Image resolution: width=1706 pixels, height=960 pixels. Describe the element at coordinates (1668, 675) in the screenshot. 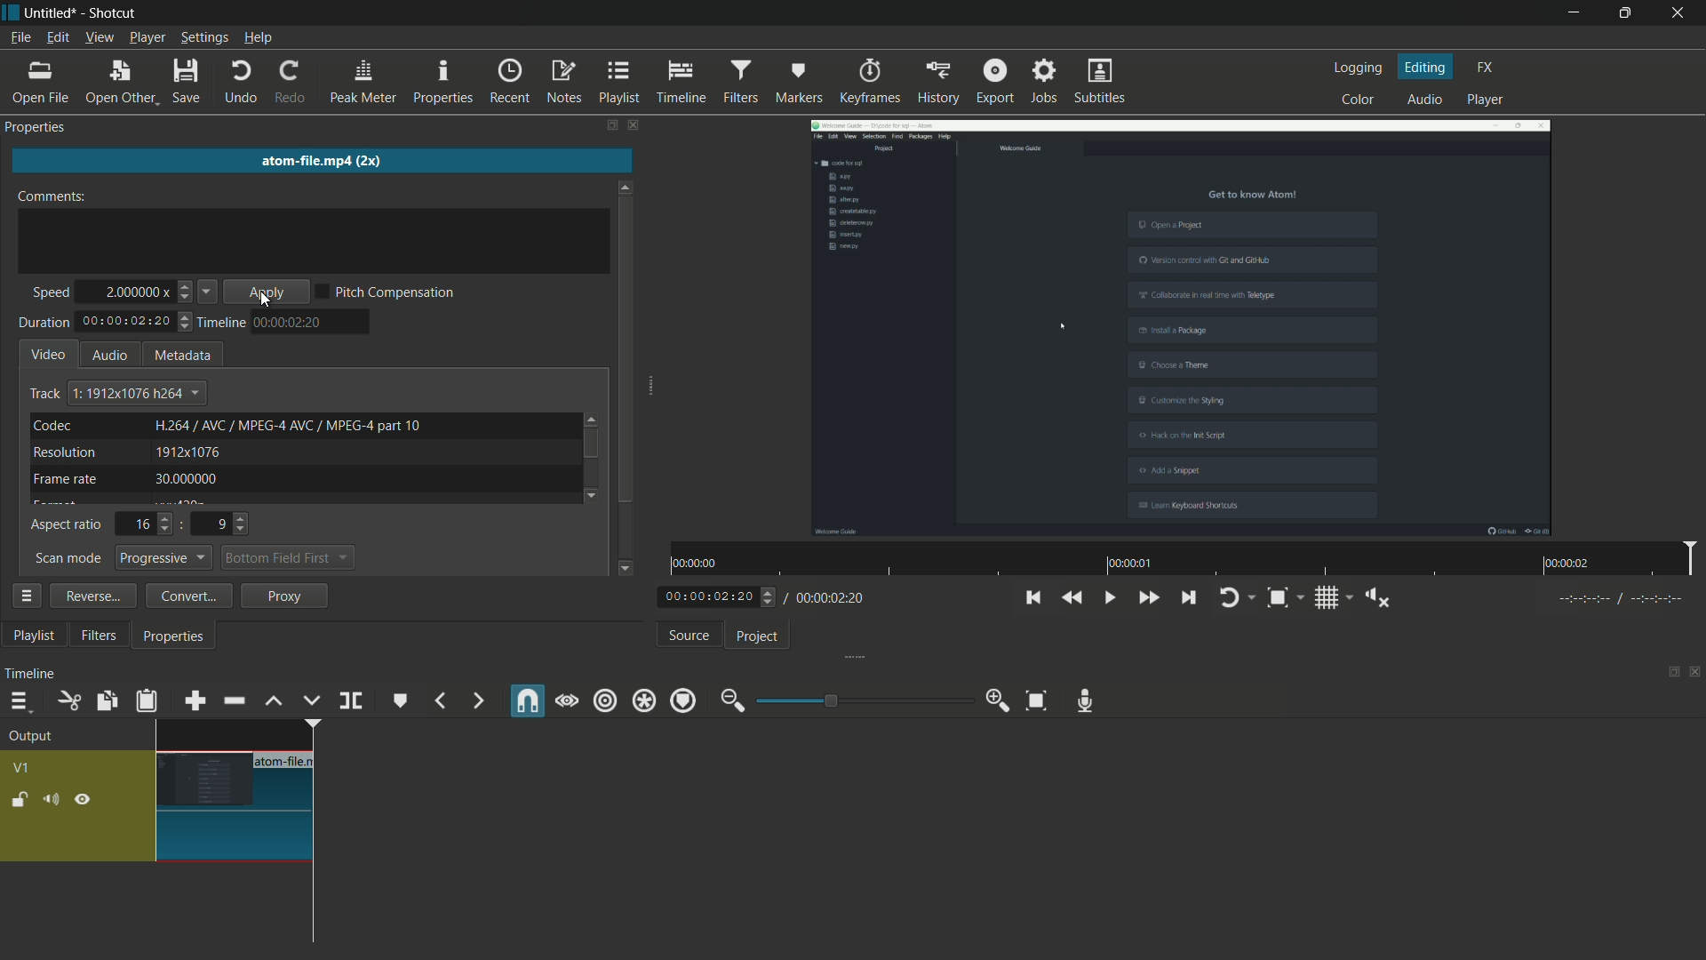

I see `change layout` at that location.